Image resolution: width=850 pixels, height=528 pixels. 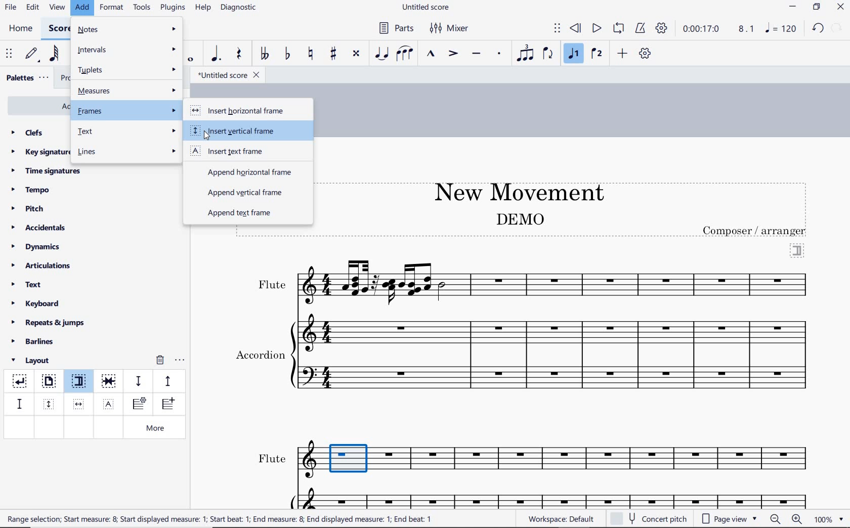 What do you see at coordinates (38, 247) in the screenshot?
I see `dynamics` at bounding box center [38, 247].